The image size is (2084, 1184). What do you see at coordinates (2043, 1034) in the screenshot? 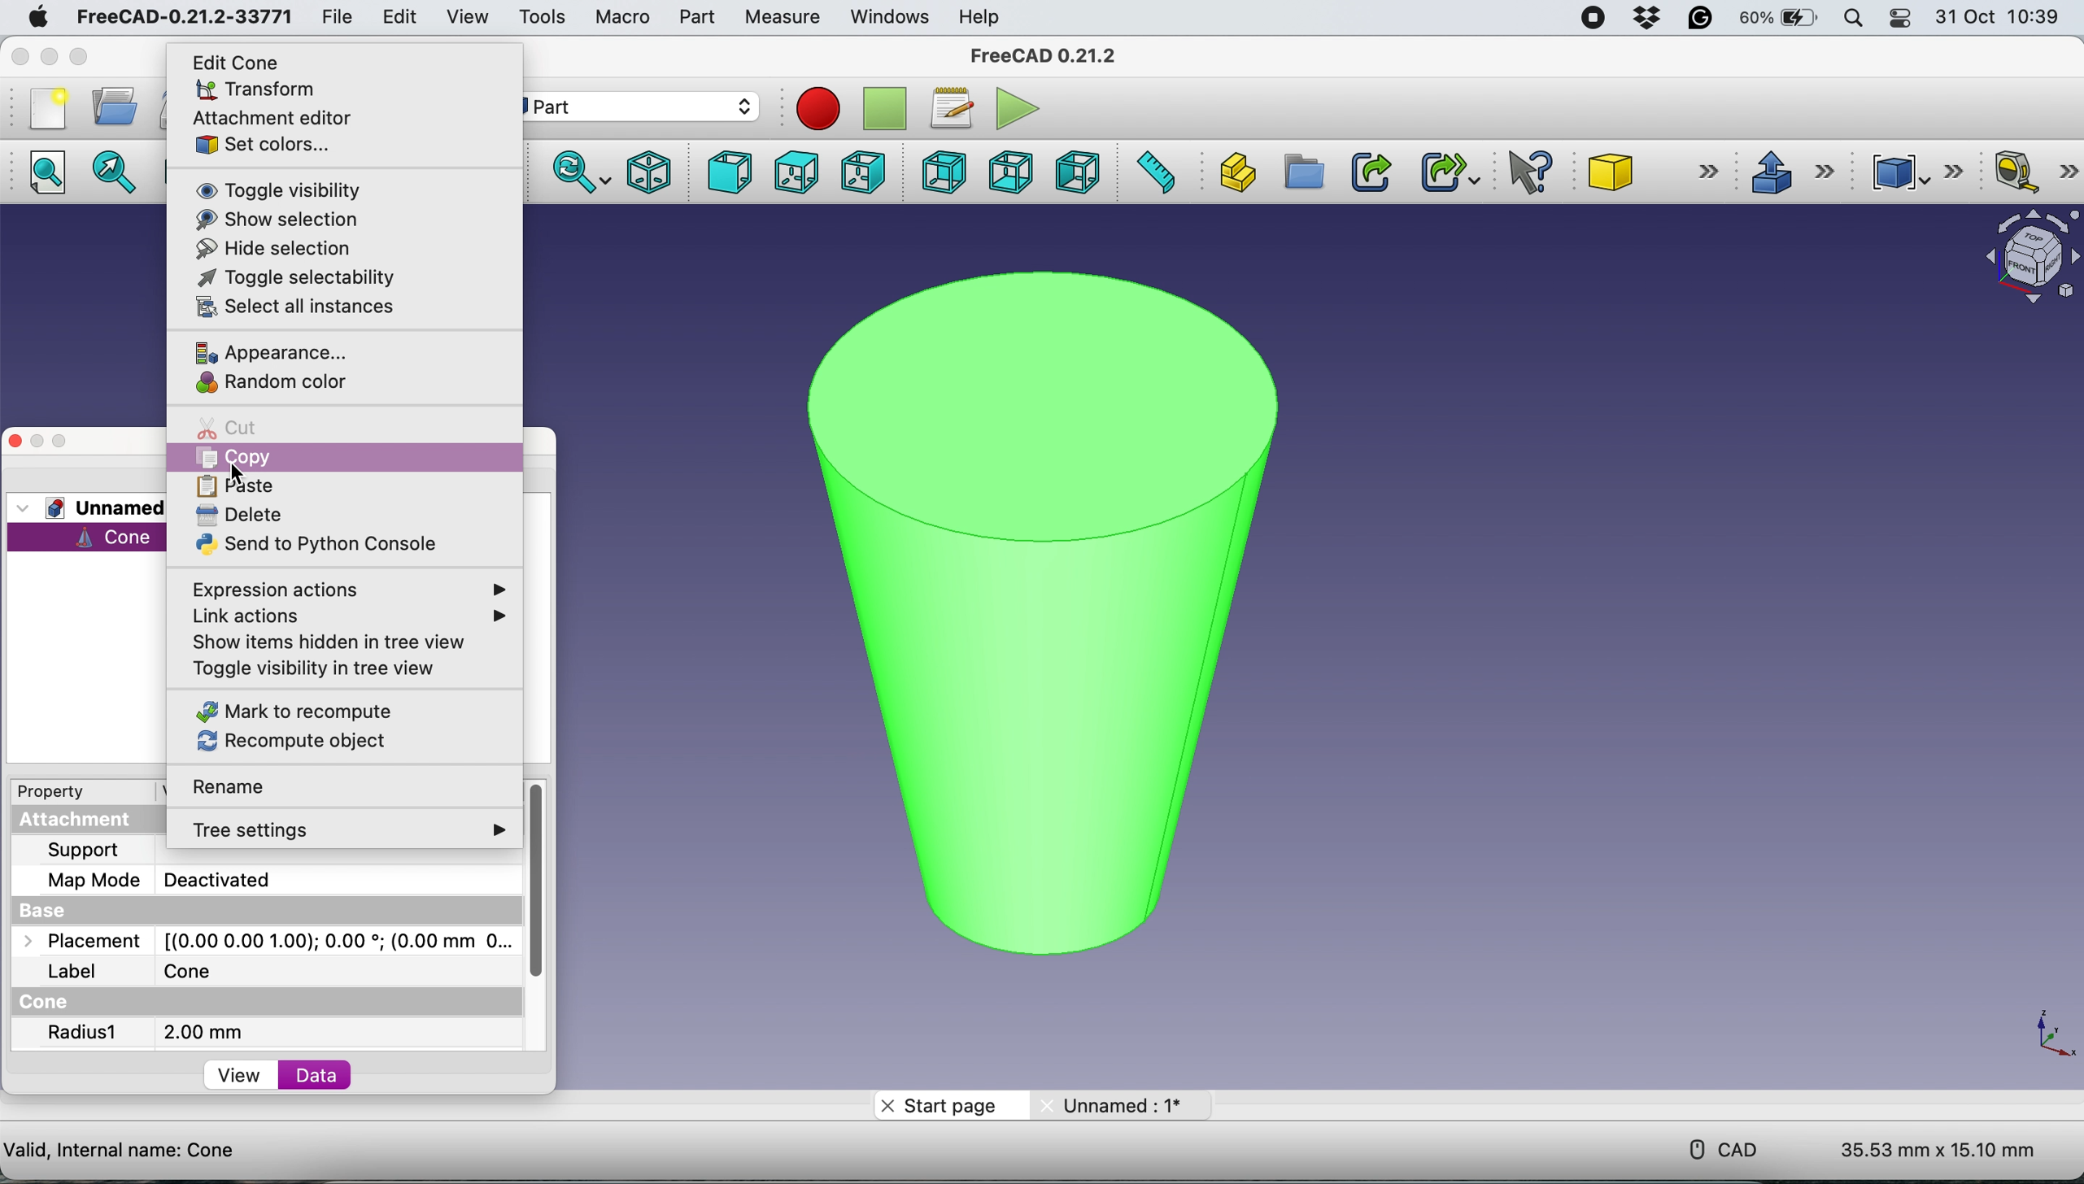
I see `xy scale` at bounding box center [2043, 1034].